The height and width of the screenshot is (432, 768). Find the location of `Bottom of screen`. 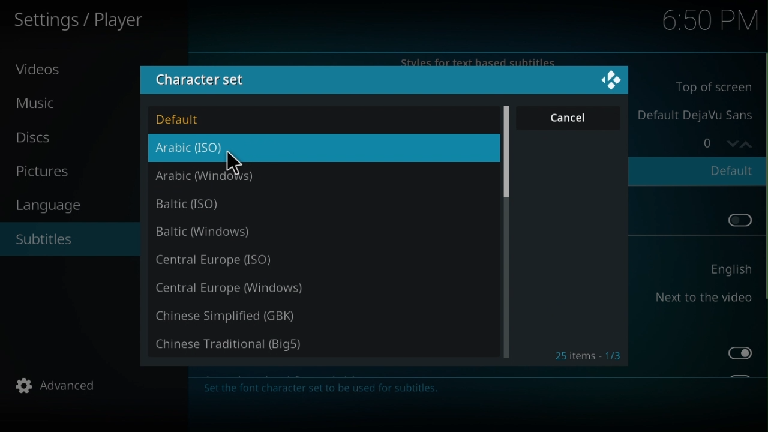

Bottom of screen is located at coordinates (698, 88).